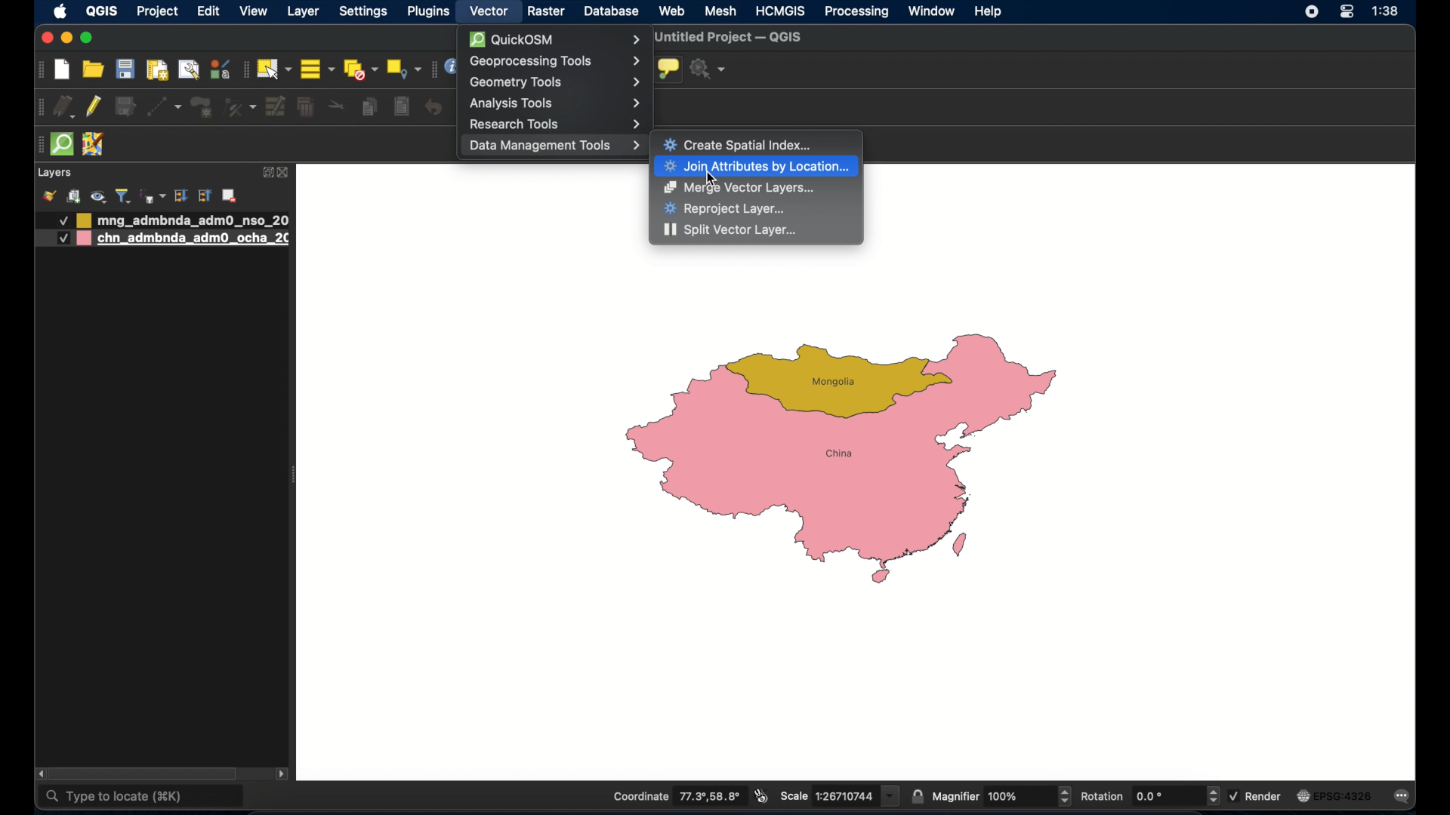  What do you see at coordinates (185, 239) in the screenshot?
I see `layer 2` at bounding box center [185, 239].